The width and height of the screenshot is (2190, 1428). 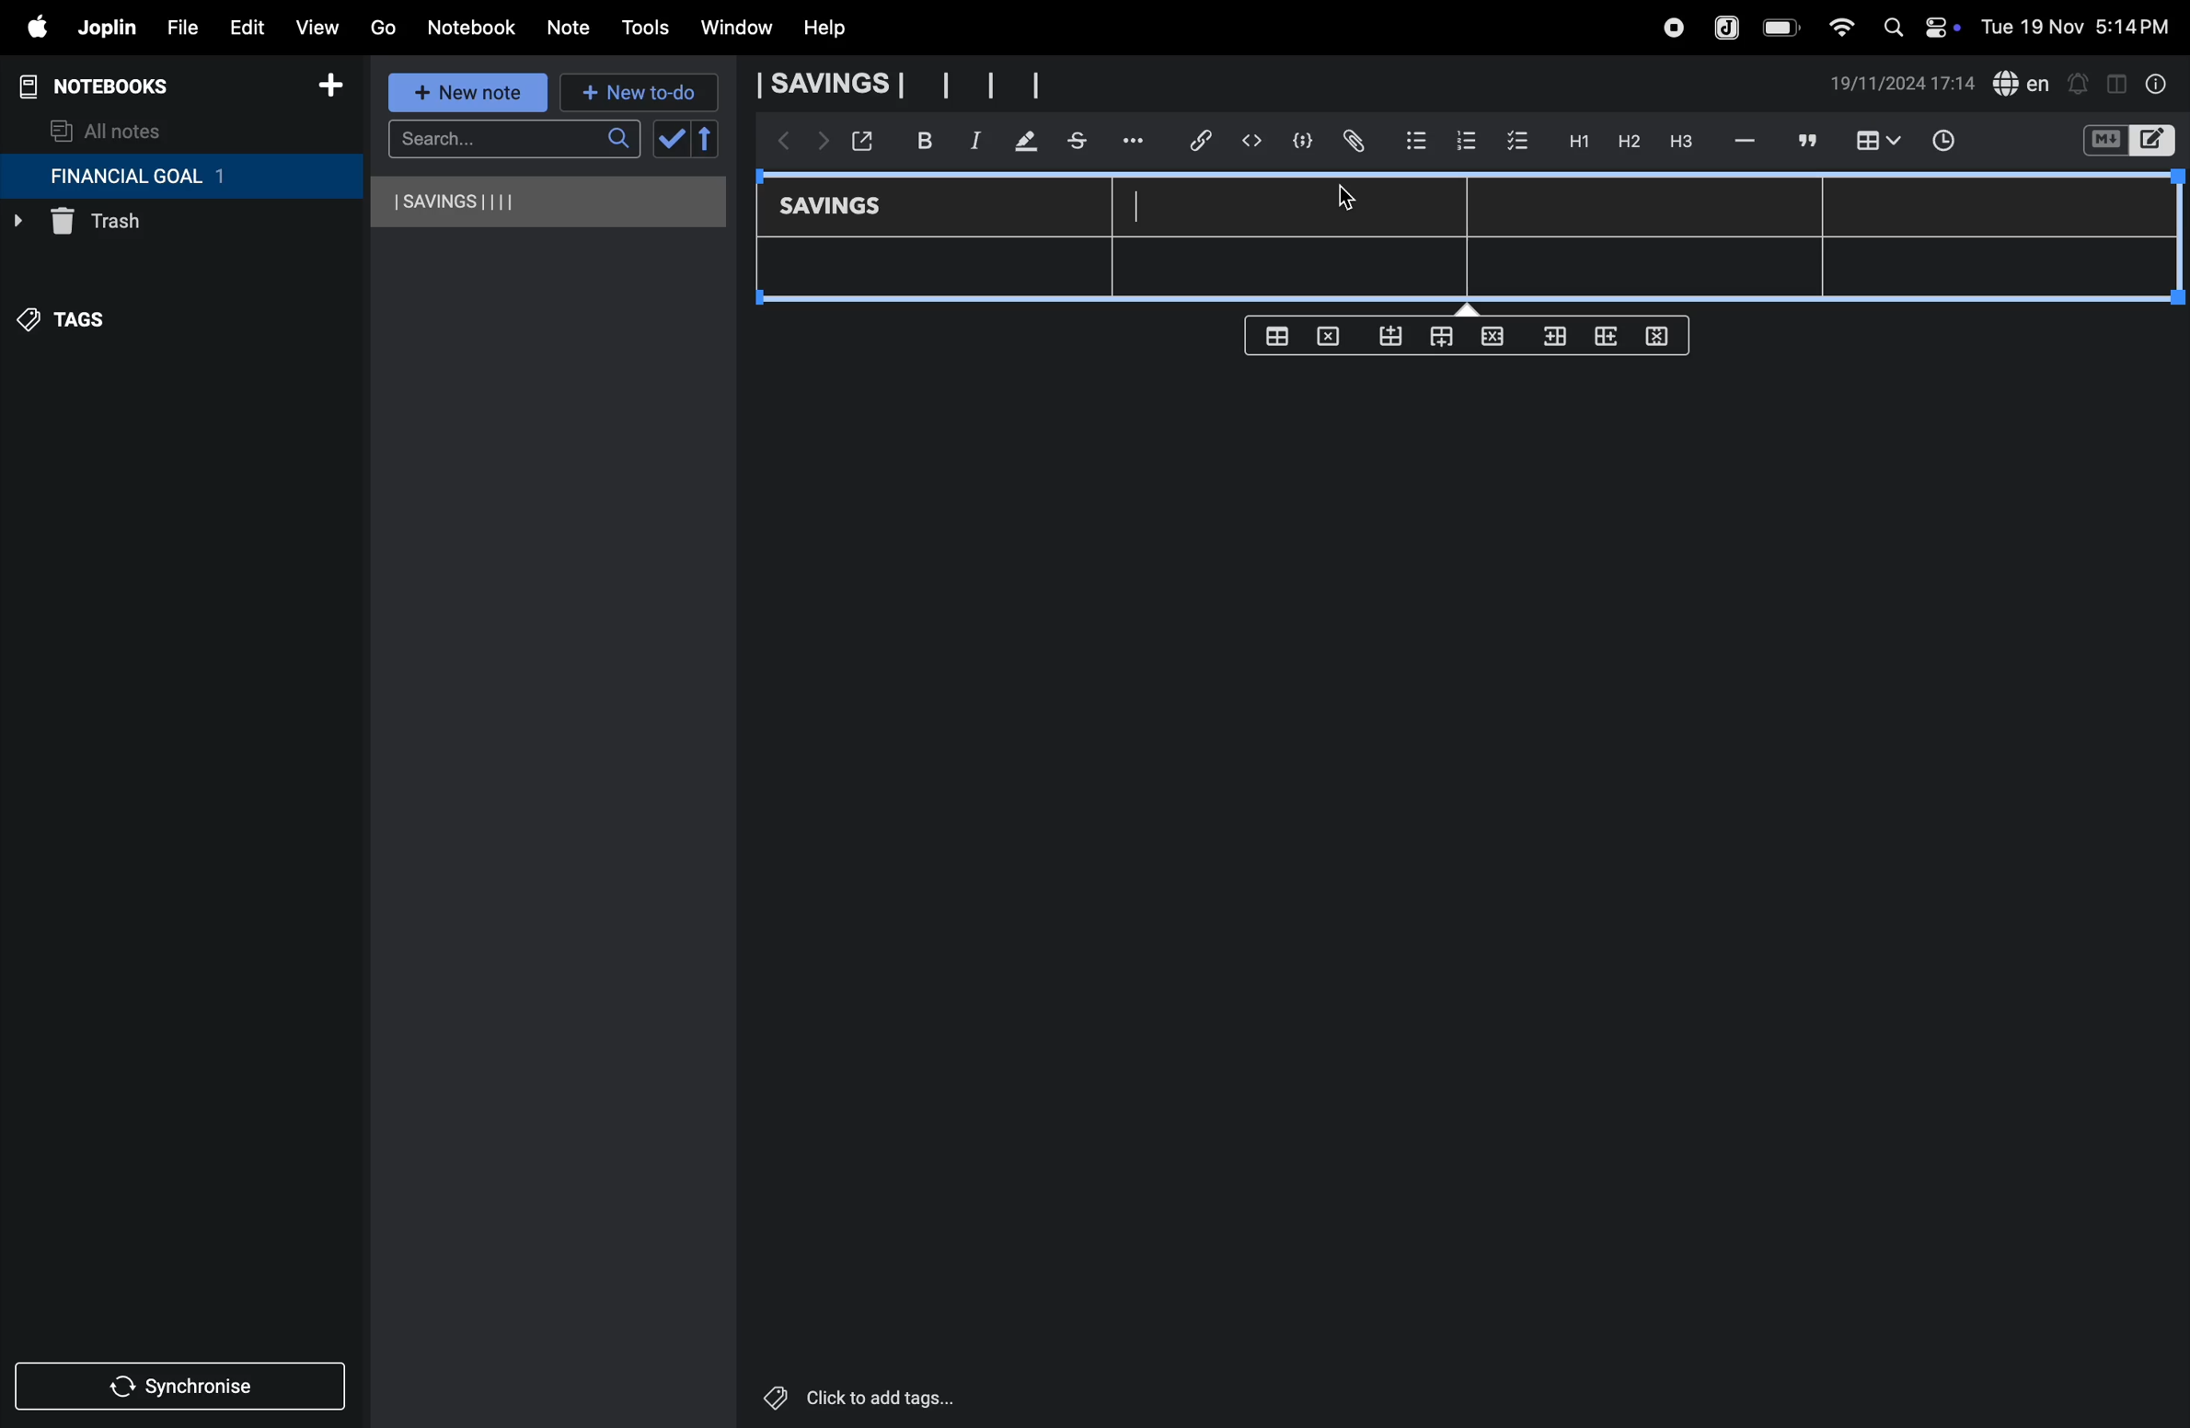 What do you see at coordinates (1079, 144) in the screenshot?
I see `stketchbook` at bounding box center [1079, 144].